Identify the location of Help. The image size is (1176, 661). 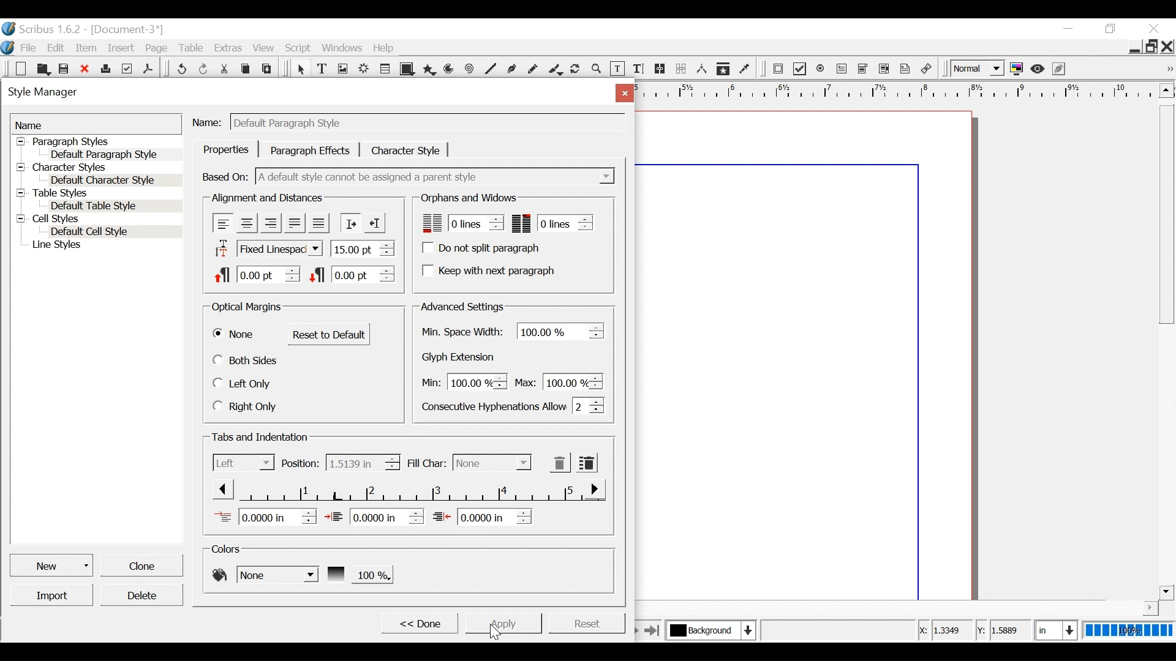
(386, 48).